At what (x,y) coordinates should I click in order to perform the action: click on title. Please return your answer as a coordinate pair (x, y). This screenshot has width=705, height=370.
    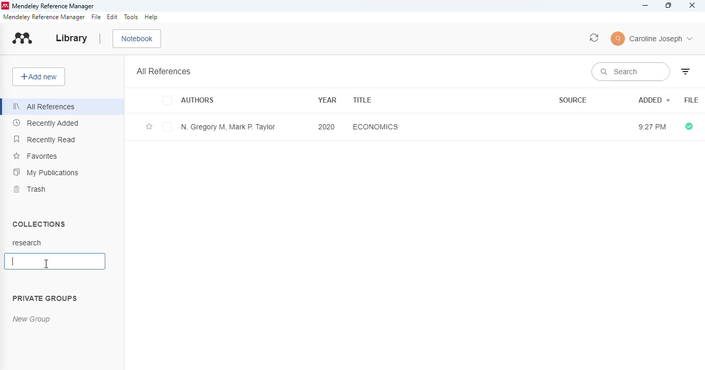
    Looking at the image, I should click on (363, 100).